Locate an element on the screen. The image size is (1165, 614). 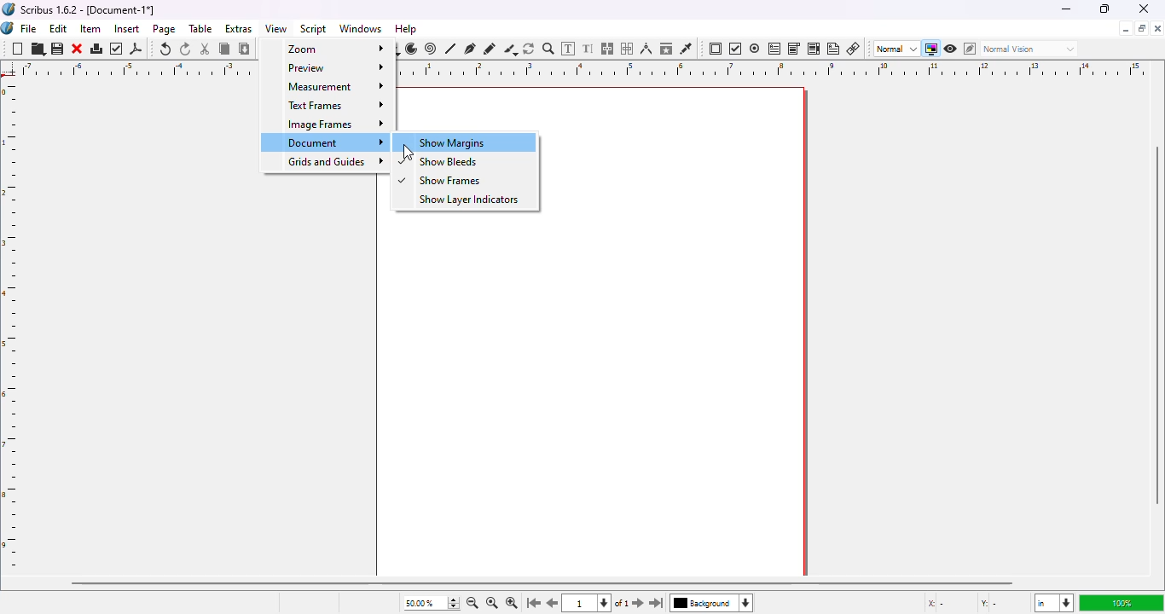
page is located at coordinates (165, 29).